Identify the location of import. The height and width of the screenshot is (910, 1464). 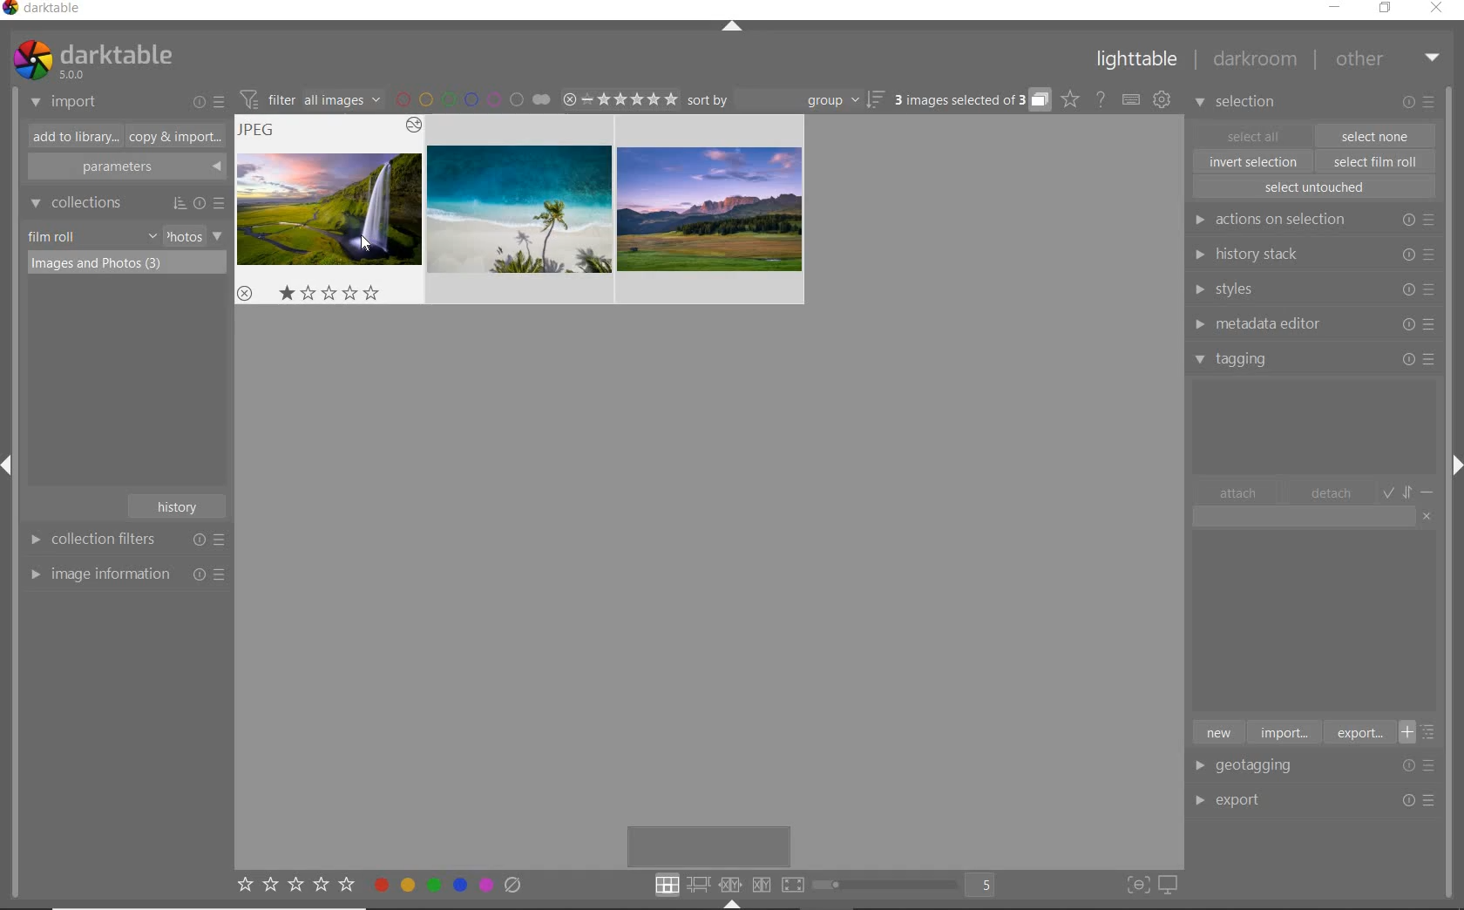
(64, 103).